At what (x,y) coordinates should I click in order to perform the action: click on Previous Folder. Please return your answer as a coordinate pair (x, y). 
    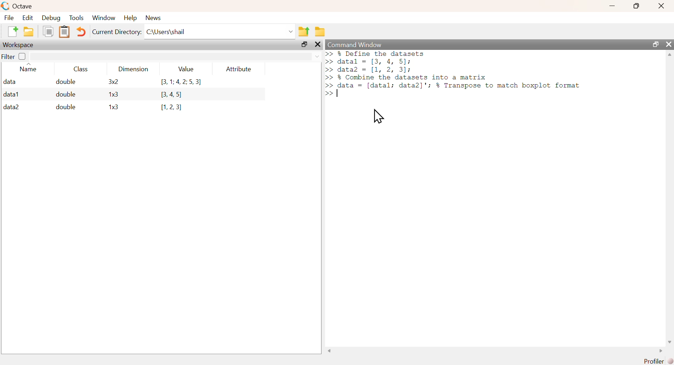
    Looking at the image, I should click on (304, 32).